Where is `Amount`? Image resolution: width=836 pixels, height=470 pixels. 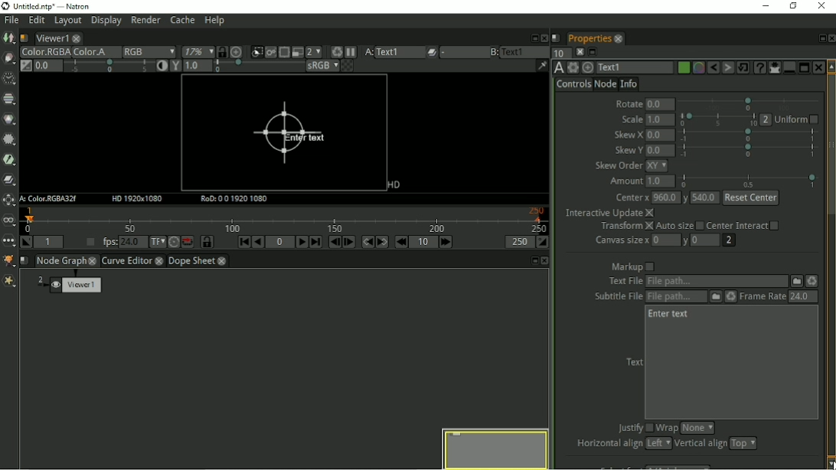 Amount is located at coordinates (624, 181).